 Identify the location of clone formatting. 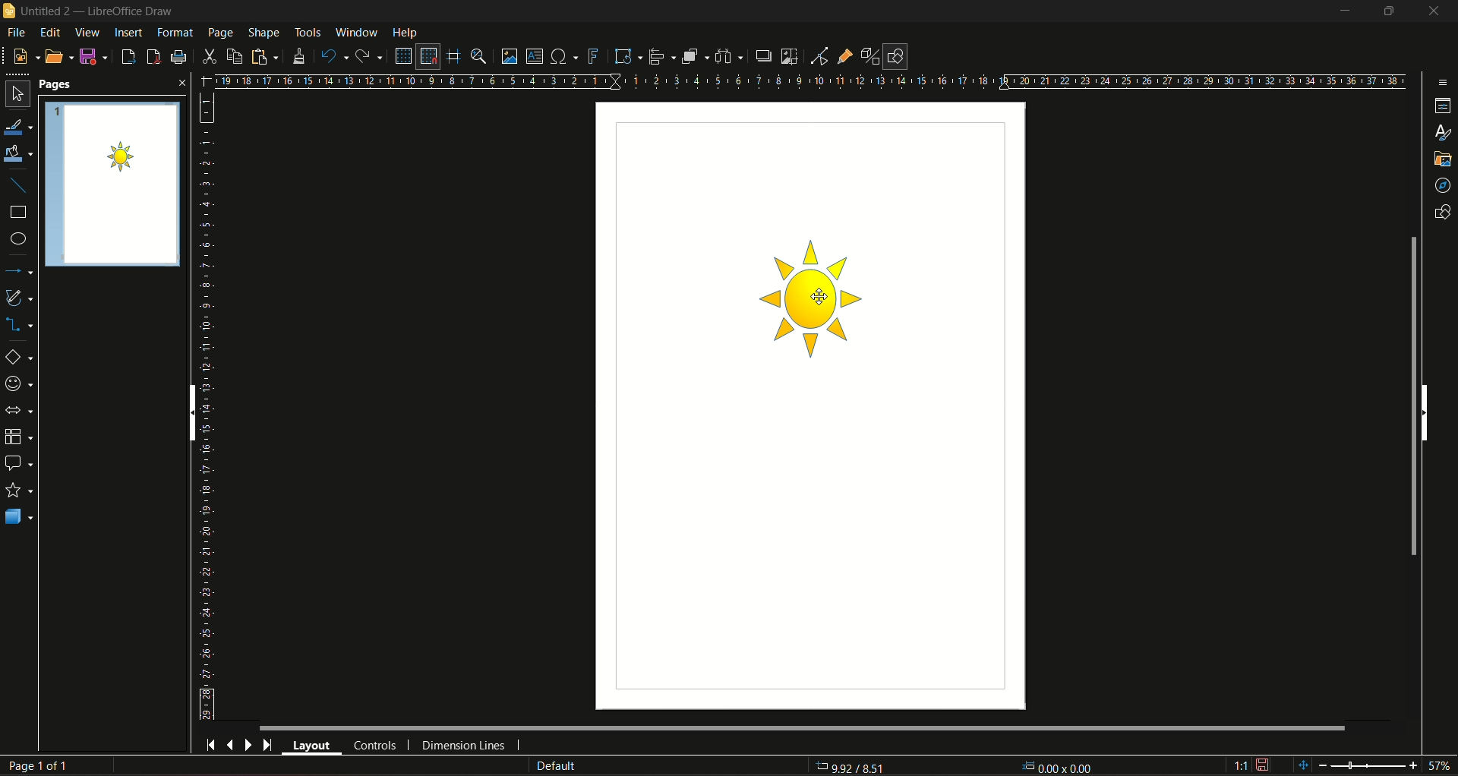
(298, 56).